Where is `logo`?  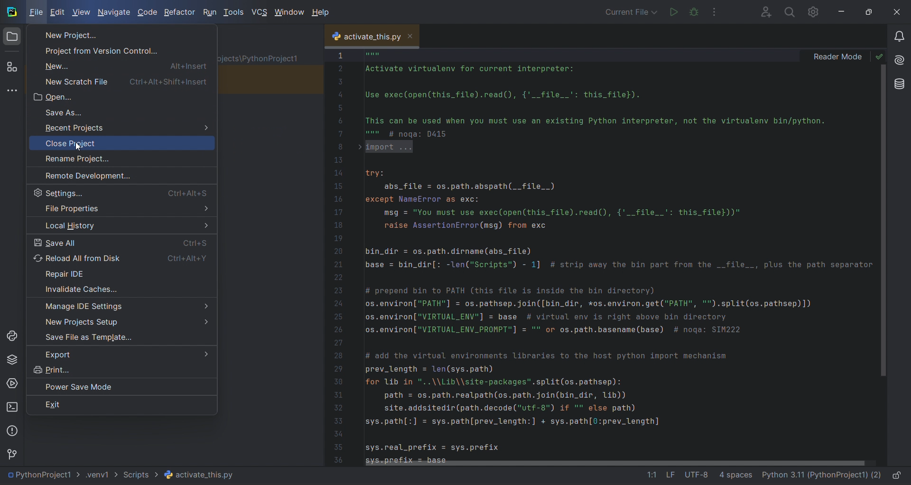
logo is located at coordinates (11, 12).